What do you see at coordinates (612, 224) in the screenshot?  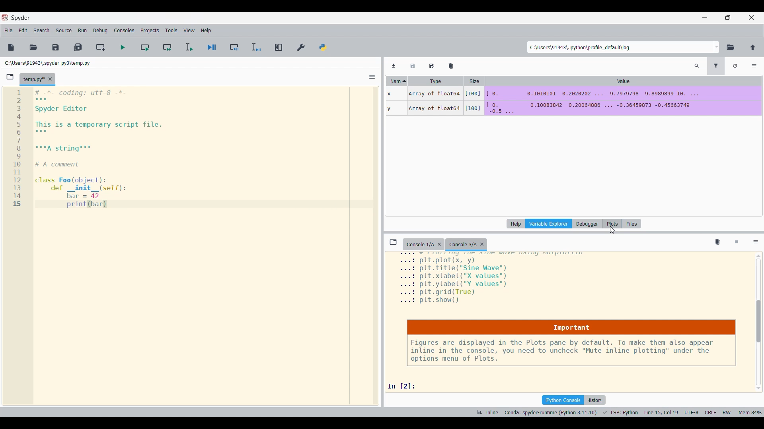 I see `Plots` at bounding box center [612, 224].